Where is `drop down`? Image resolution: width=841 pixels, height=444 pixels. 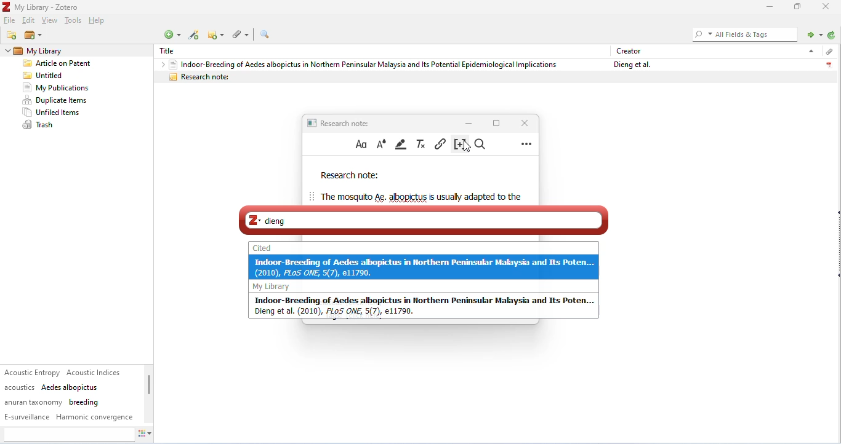 drop down is located at coordinates (810, 50).